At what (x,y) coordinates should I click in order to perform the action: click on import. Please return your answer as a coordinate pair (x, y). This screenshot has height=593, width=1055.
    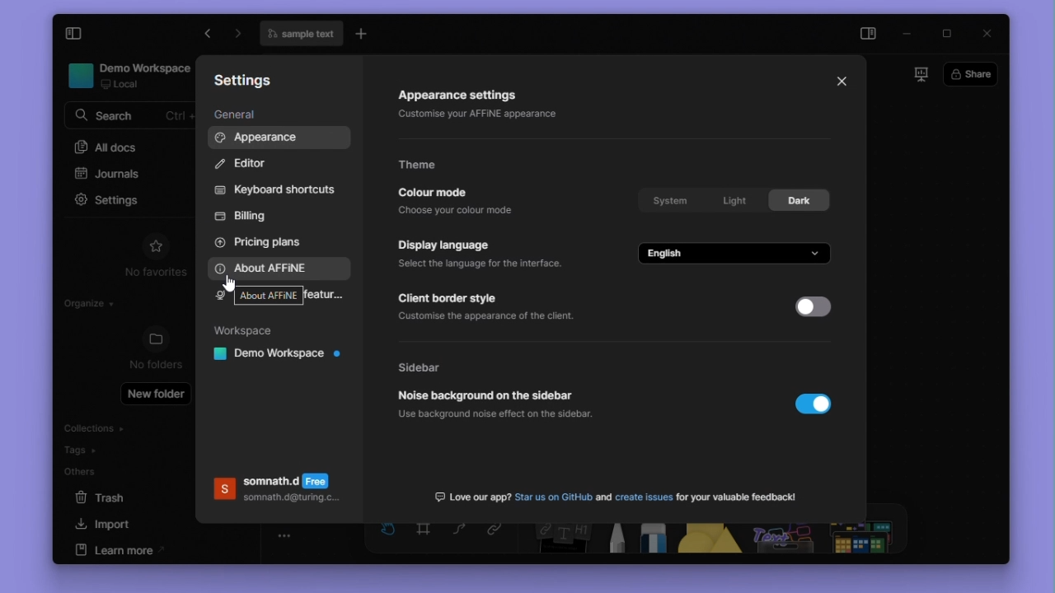
    Looking at the image, I should click on (110, 525).